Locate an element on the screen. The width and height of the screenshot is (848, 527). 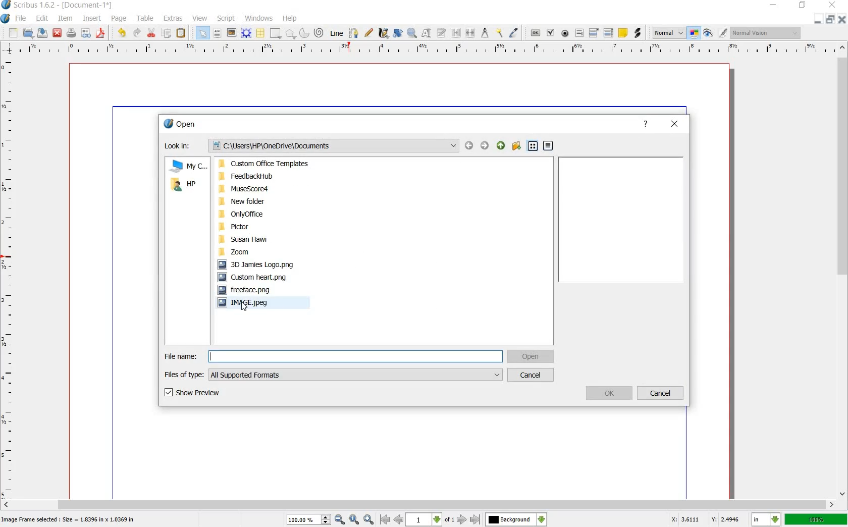
Zoom out is located at coordinates (370, 519).